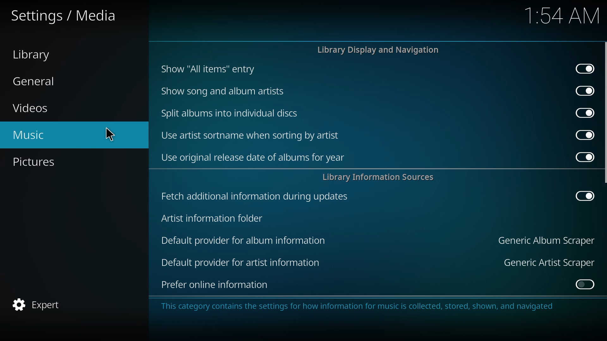 This screenshot has height=341, width=607. Describe the element at coordinates (581, 157) in the screenshot. I see `enabled` at that location.